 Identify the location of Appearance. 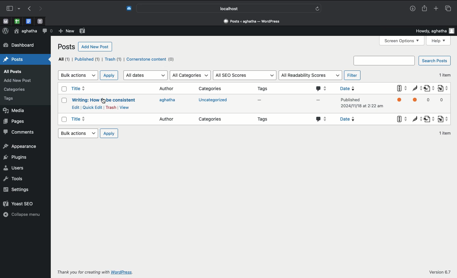
(21, 146).